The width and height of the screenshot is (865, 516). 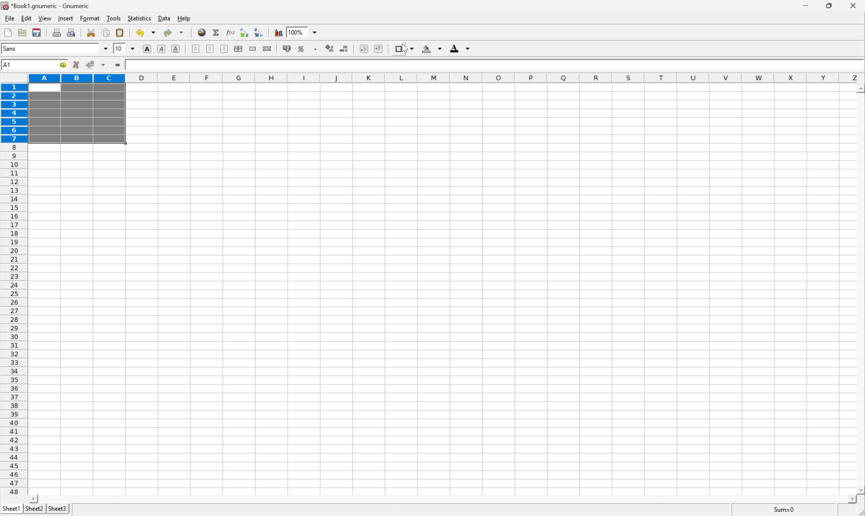 What do you see at coordinates (253, 47) in the screenshot?
I see `merge a range of cells` at bounding box center [253, 47].